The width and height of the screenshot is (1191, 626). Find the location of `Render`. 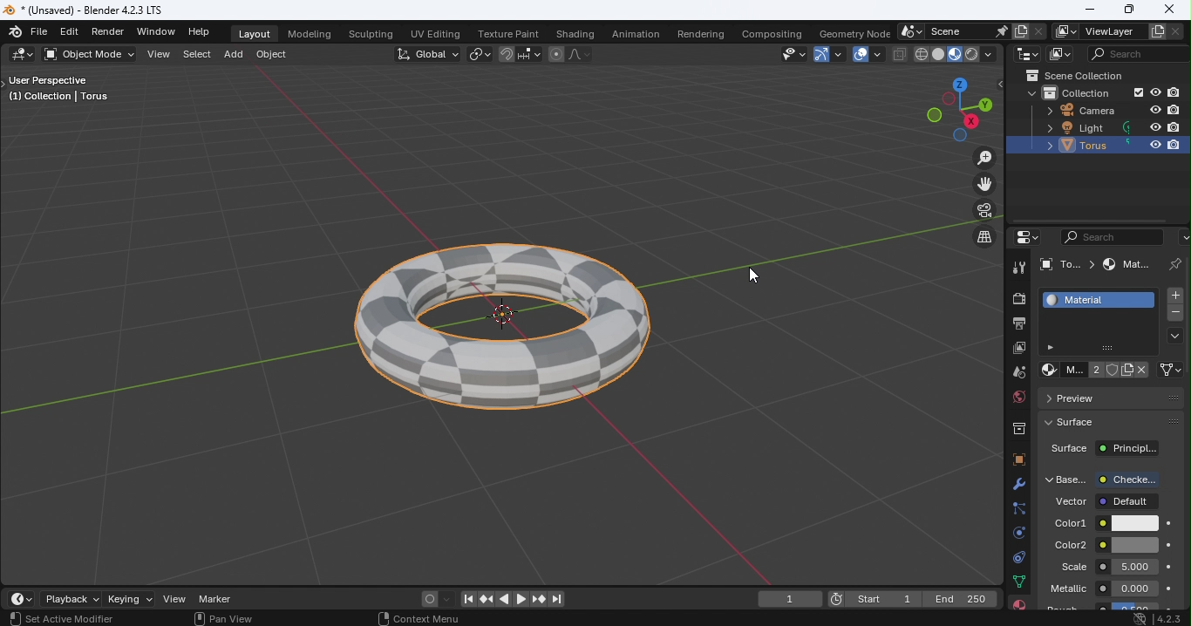

Render is located at coordinates (1015, 299).